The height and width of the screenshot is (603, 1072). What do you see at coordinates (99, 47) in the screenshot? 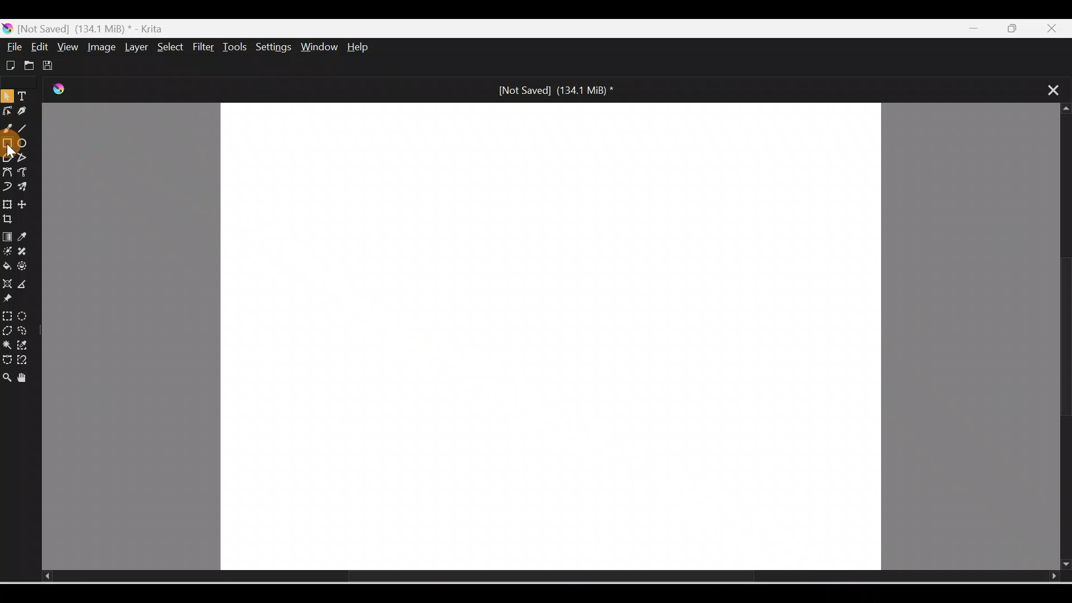
I see `Image` at bounding box center [99, 47].